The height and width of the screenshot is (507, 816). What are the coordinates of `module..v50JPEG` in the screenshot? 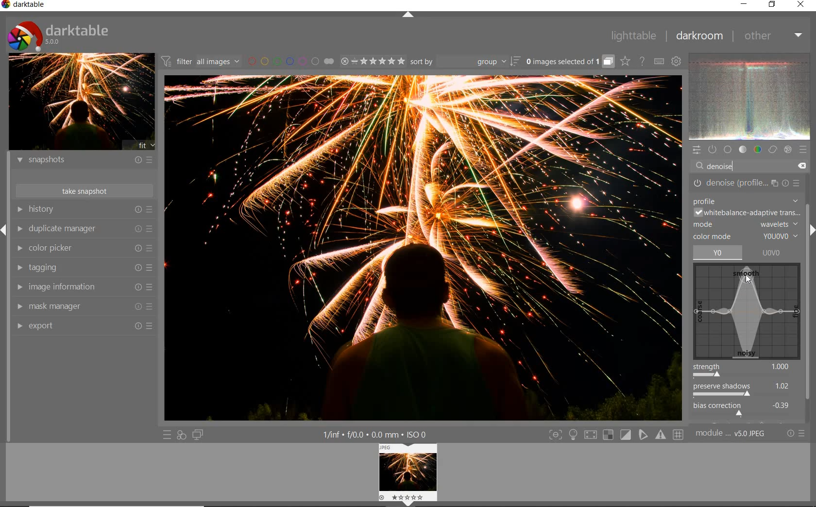 It's located at (730, 434).